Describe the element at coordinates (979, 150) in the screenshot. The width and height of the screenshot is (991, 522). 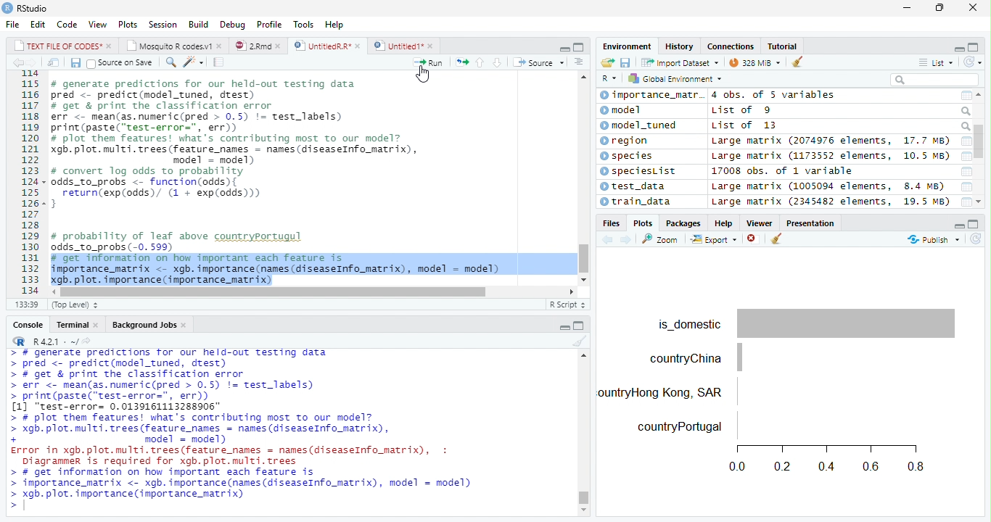
I see `Scroll` at that location.